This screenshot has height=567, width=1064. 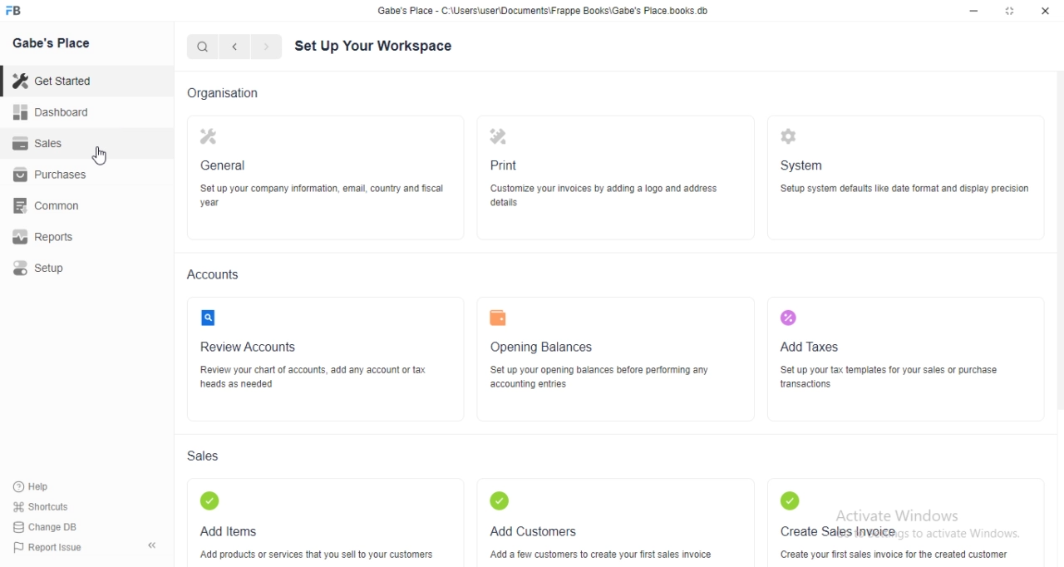 What do you see at coordinates (75, 44) in the screenshot?
I see `Gabe's Place` at bounding box center [75, 44].